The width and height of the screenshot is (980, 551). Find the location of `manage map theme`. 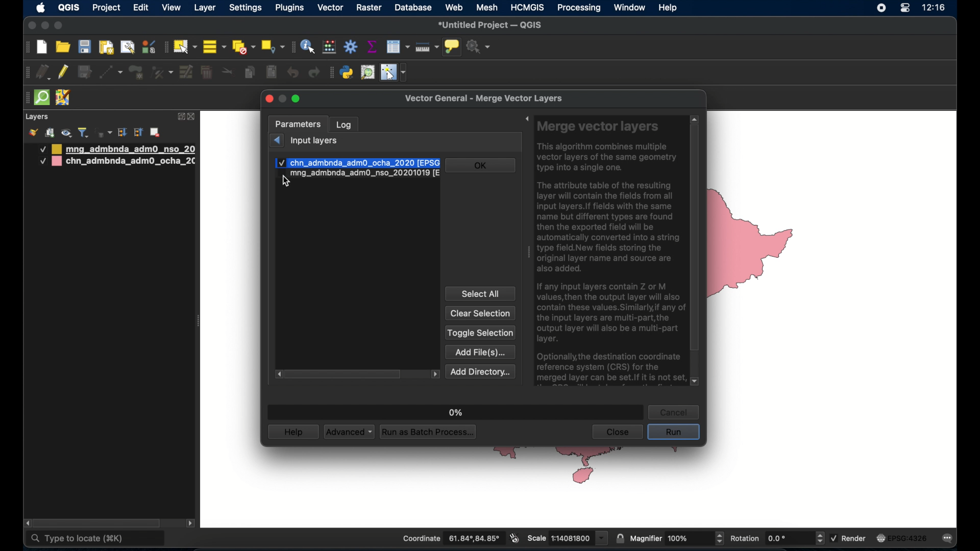

manage map theme is located at coordinates (66, 133).